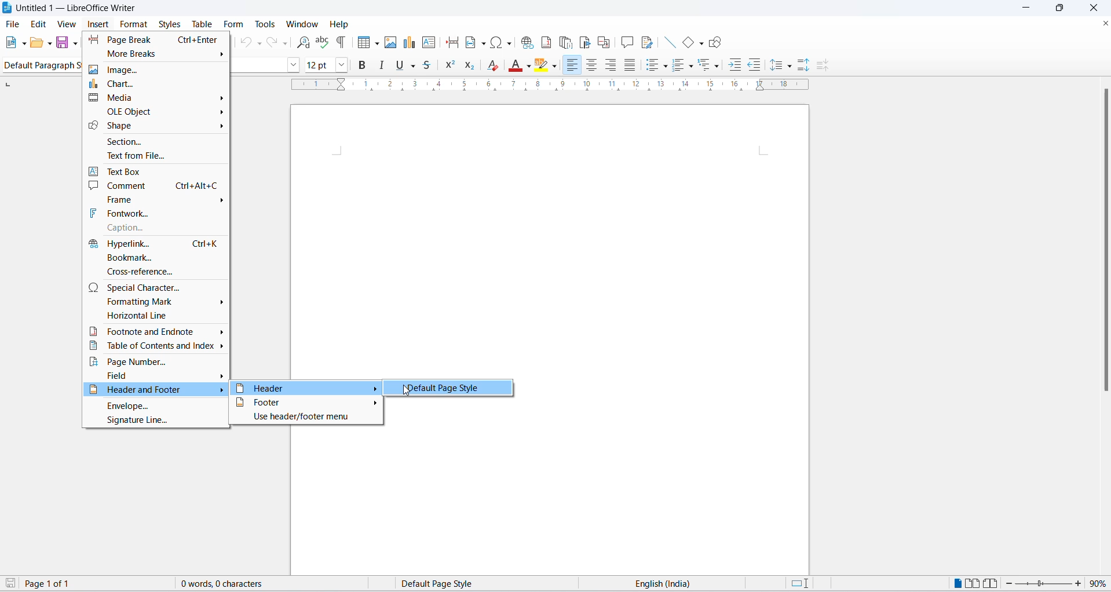  I want to click on bold, so click(364, 67).